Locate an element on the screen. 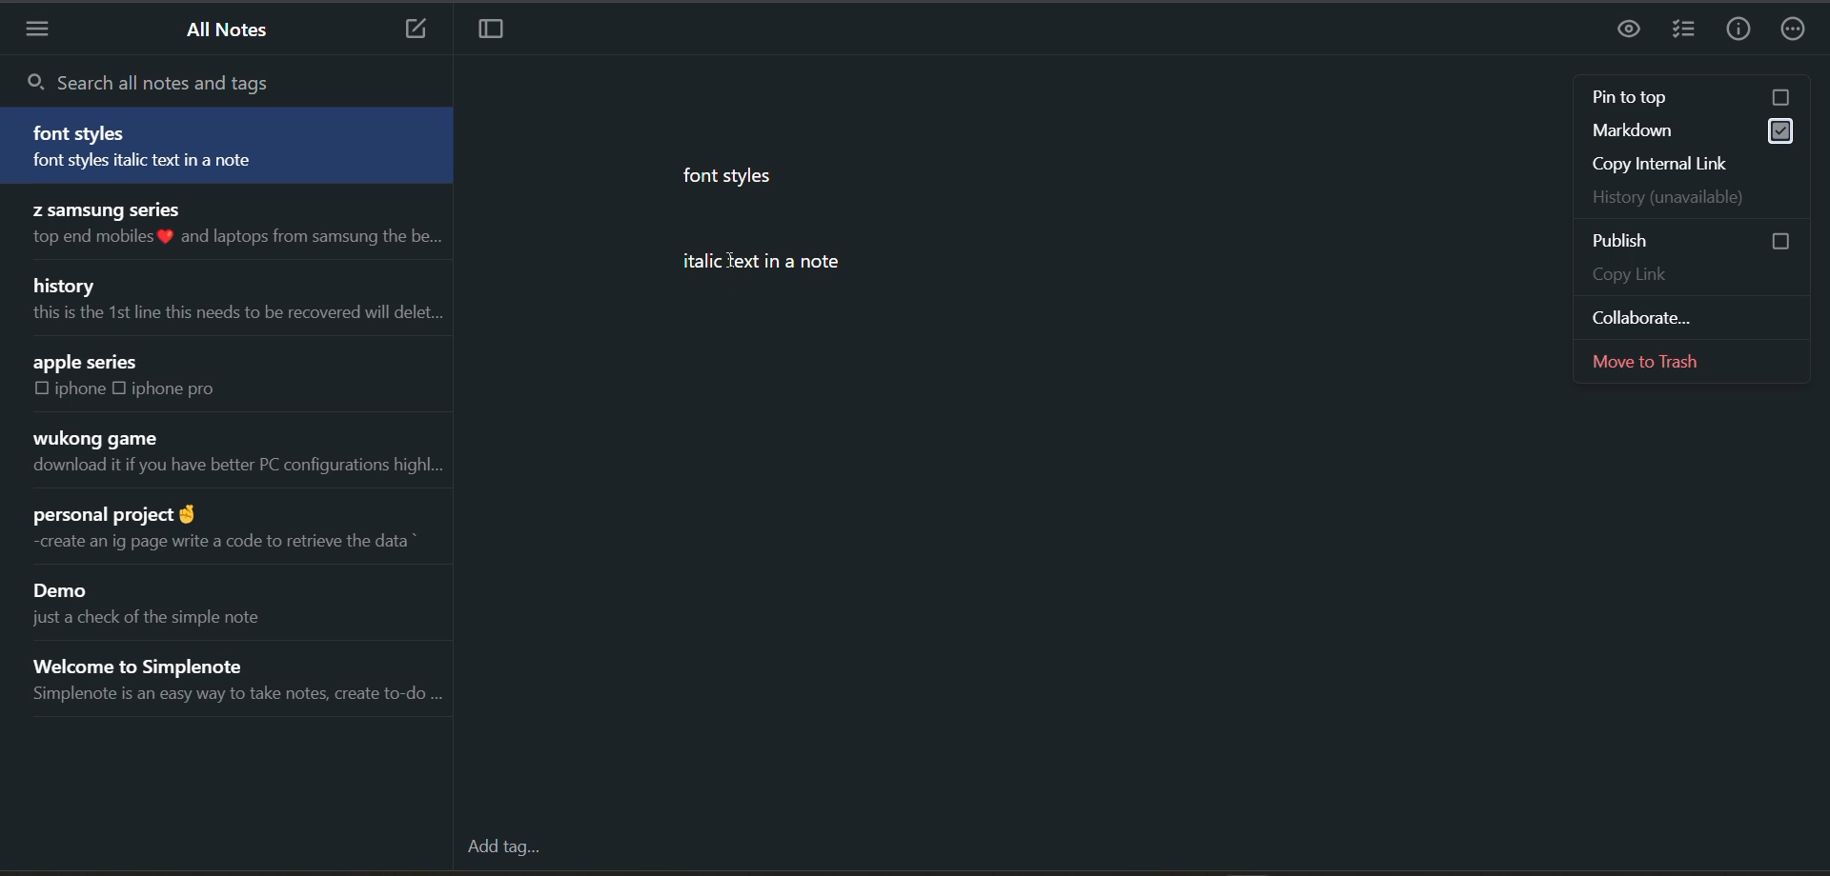 This screenshot has width=1830, height=876. note title and preview is located at coordinates (228, 145).